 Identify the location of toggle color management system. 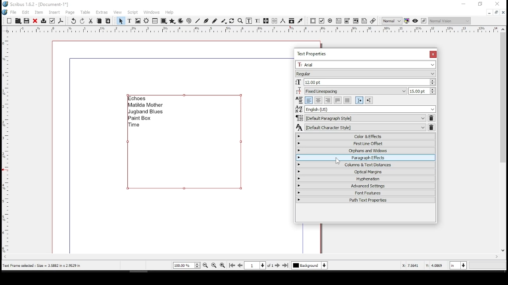
(406, 21).